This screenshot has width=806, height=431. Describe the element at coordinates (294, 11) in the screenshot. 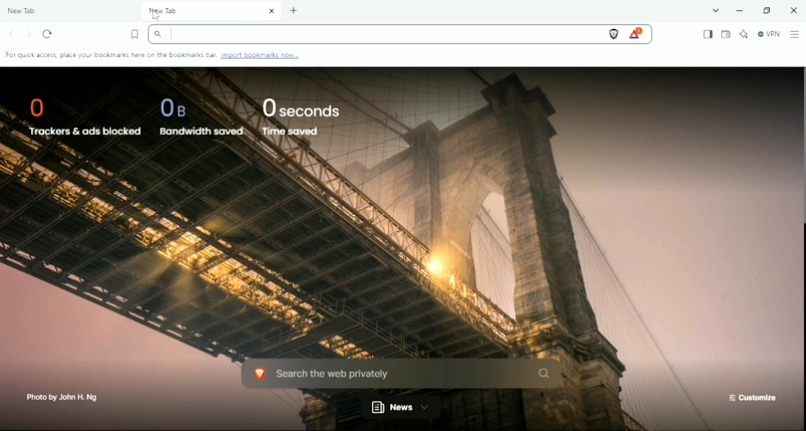

I see `New tab` at that location.